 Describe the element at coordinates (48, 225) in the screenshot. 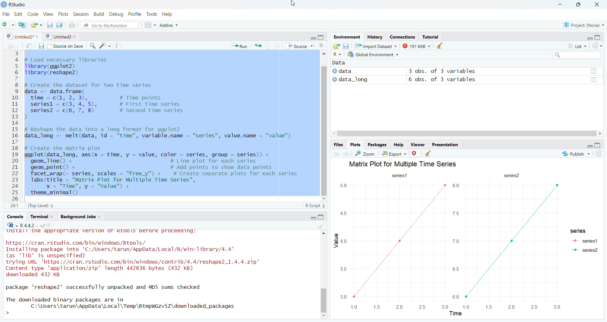

I see `view current working directory` at that location.